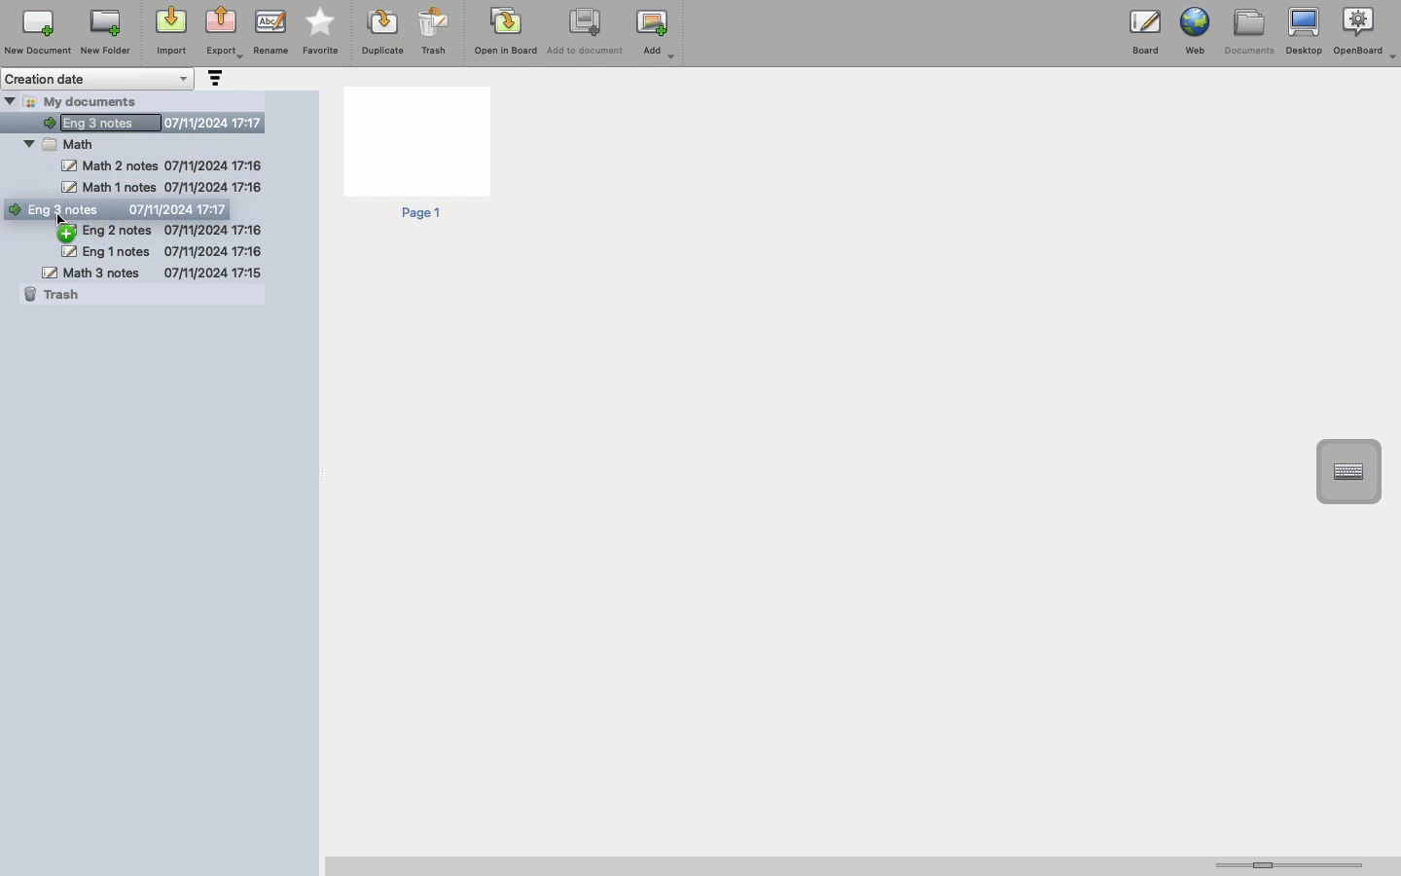 The height and width of the screenshot is (876, 1401). I want to click on Favorite, so click(321, 32).